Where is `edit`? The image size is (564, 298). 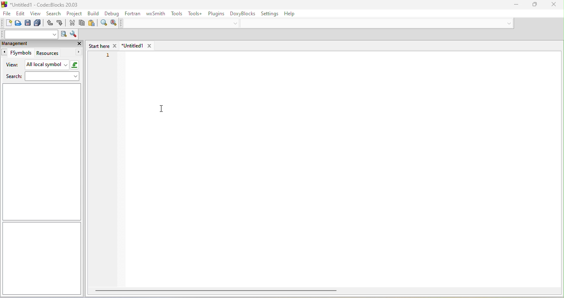
edit is located at coordinates (21, 13).